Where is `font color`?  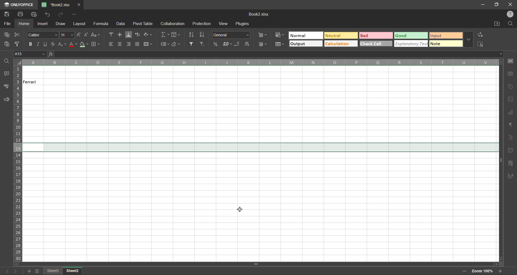
font color is located at coordinates (73, 45).